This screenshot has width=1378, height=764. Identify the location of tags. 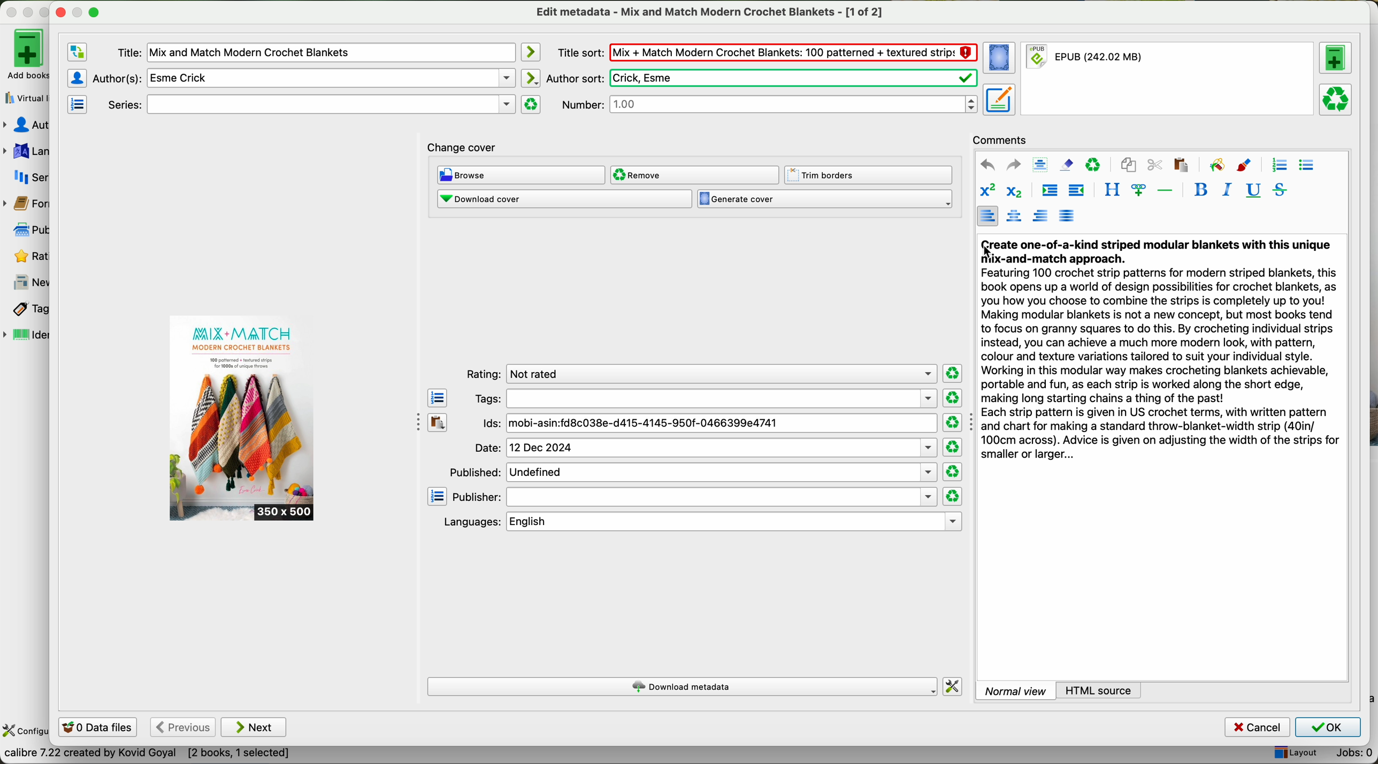
(25, 310).